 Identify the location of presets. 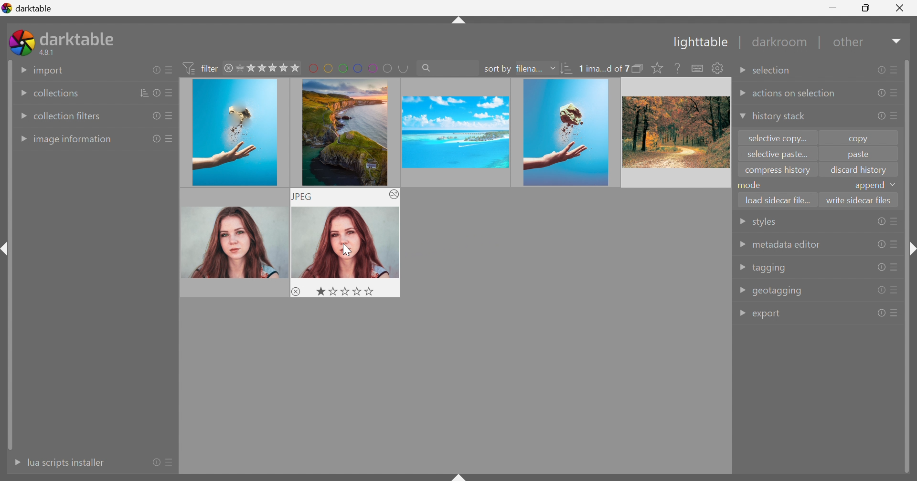
(170, 94).